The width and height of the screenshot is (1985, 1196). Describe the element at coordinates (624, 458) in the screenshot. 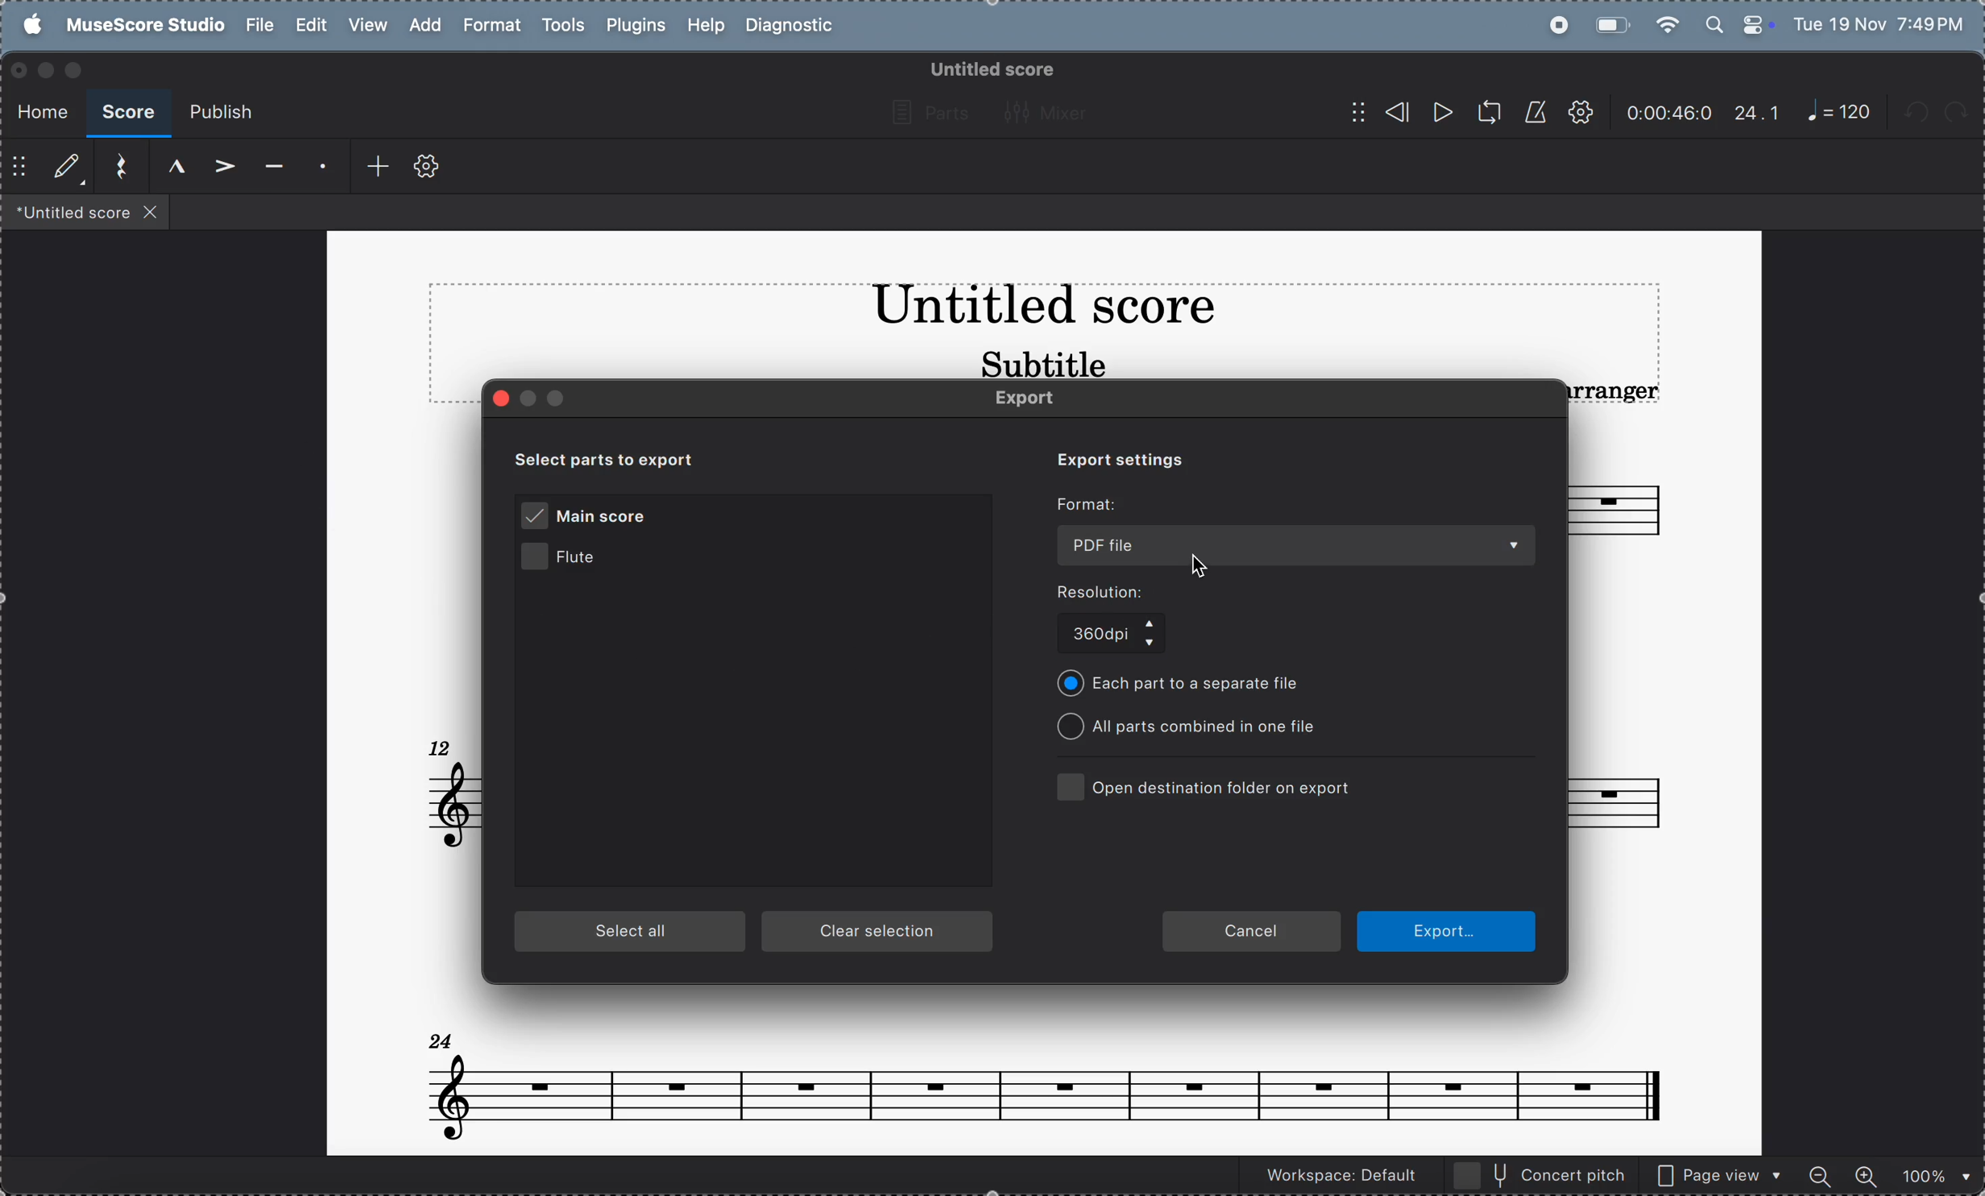

I see `select parts to exports` at that location.